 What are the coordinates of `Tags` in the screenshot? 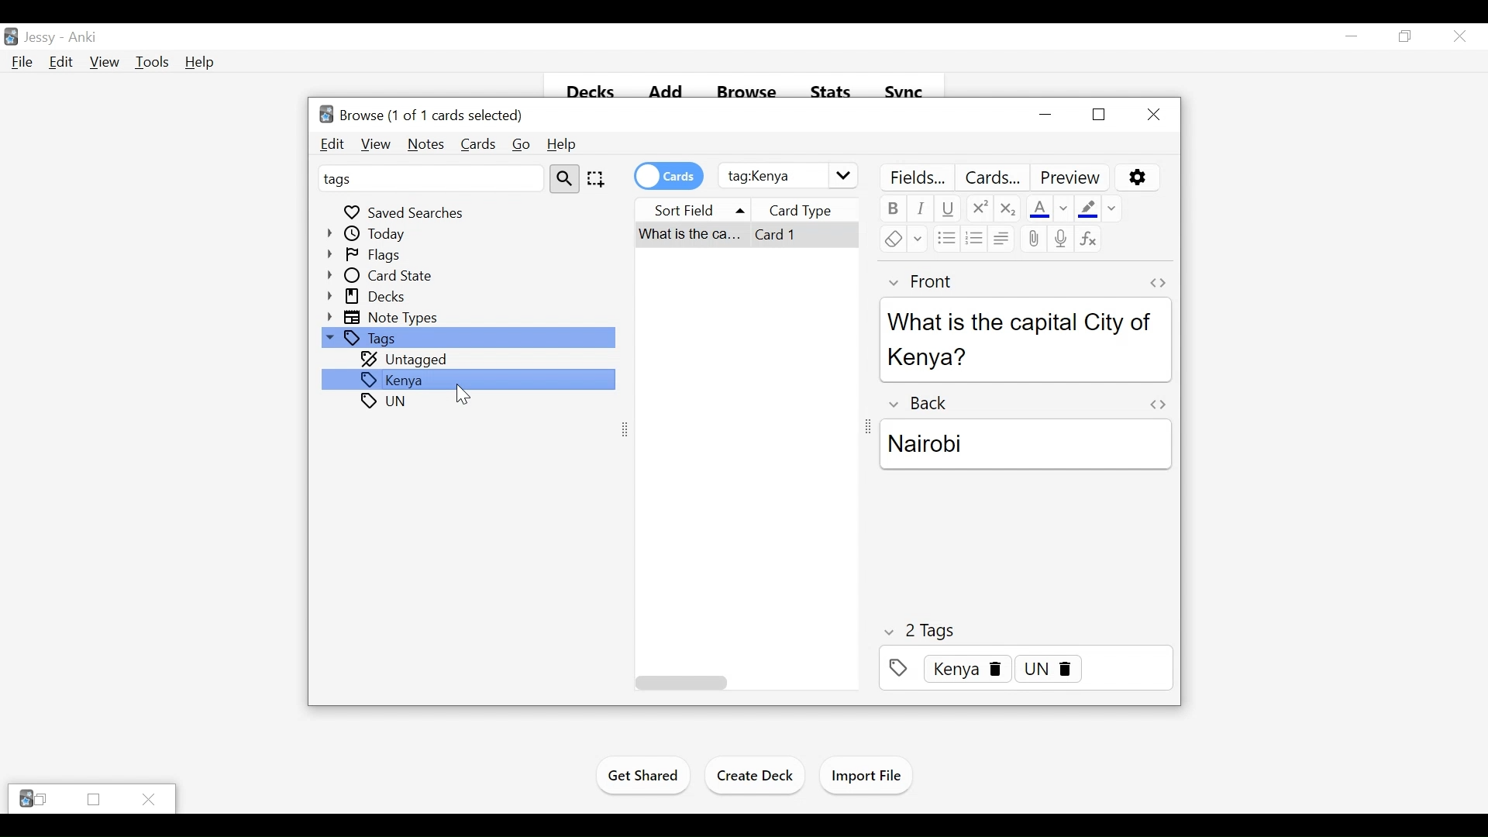 It's located at (467, 339).